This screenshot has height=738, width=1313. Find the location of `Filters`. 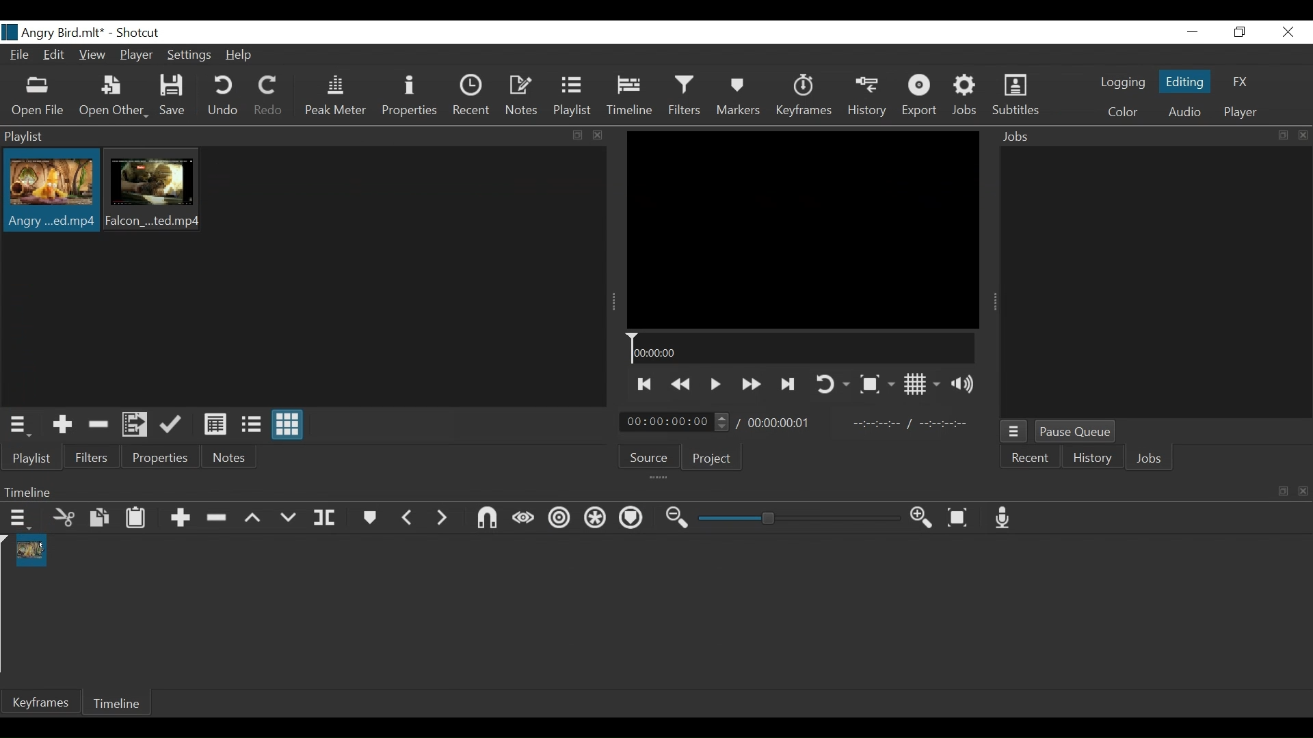

Filters is located at coordinates (91, 459).